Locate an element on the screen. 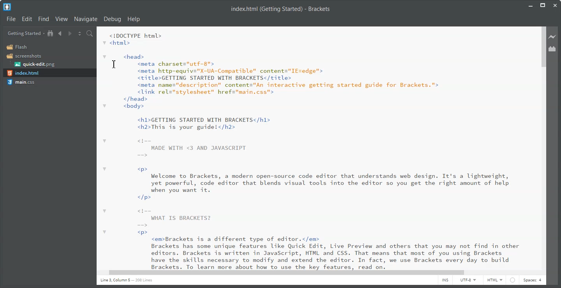  Vertical Scroll Bar is located at coordinates (543, 148).